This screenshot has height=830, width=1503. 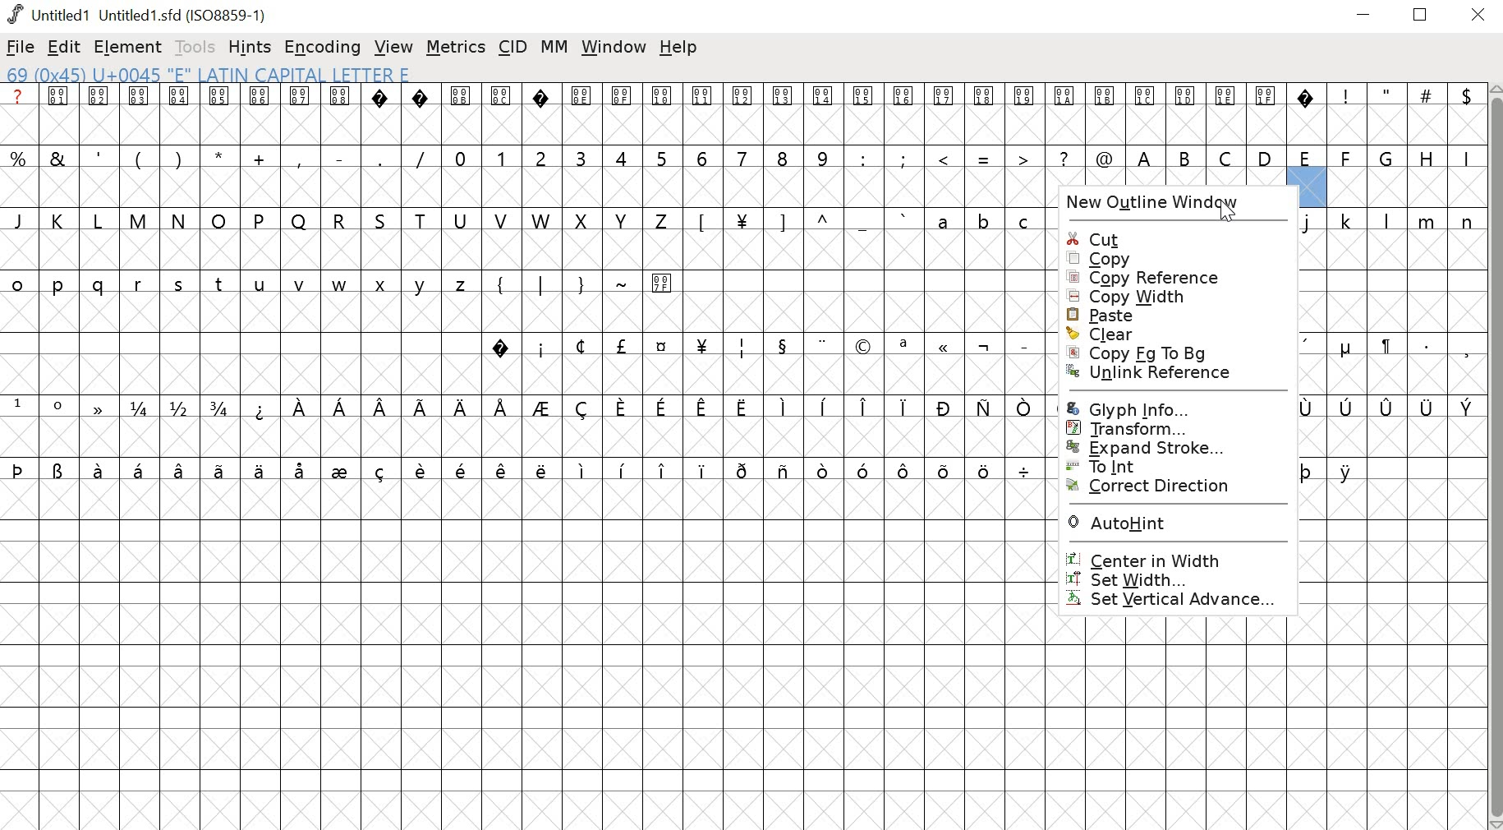 I want to click on view, so click(x=394, y=47).